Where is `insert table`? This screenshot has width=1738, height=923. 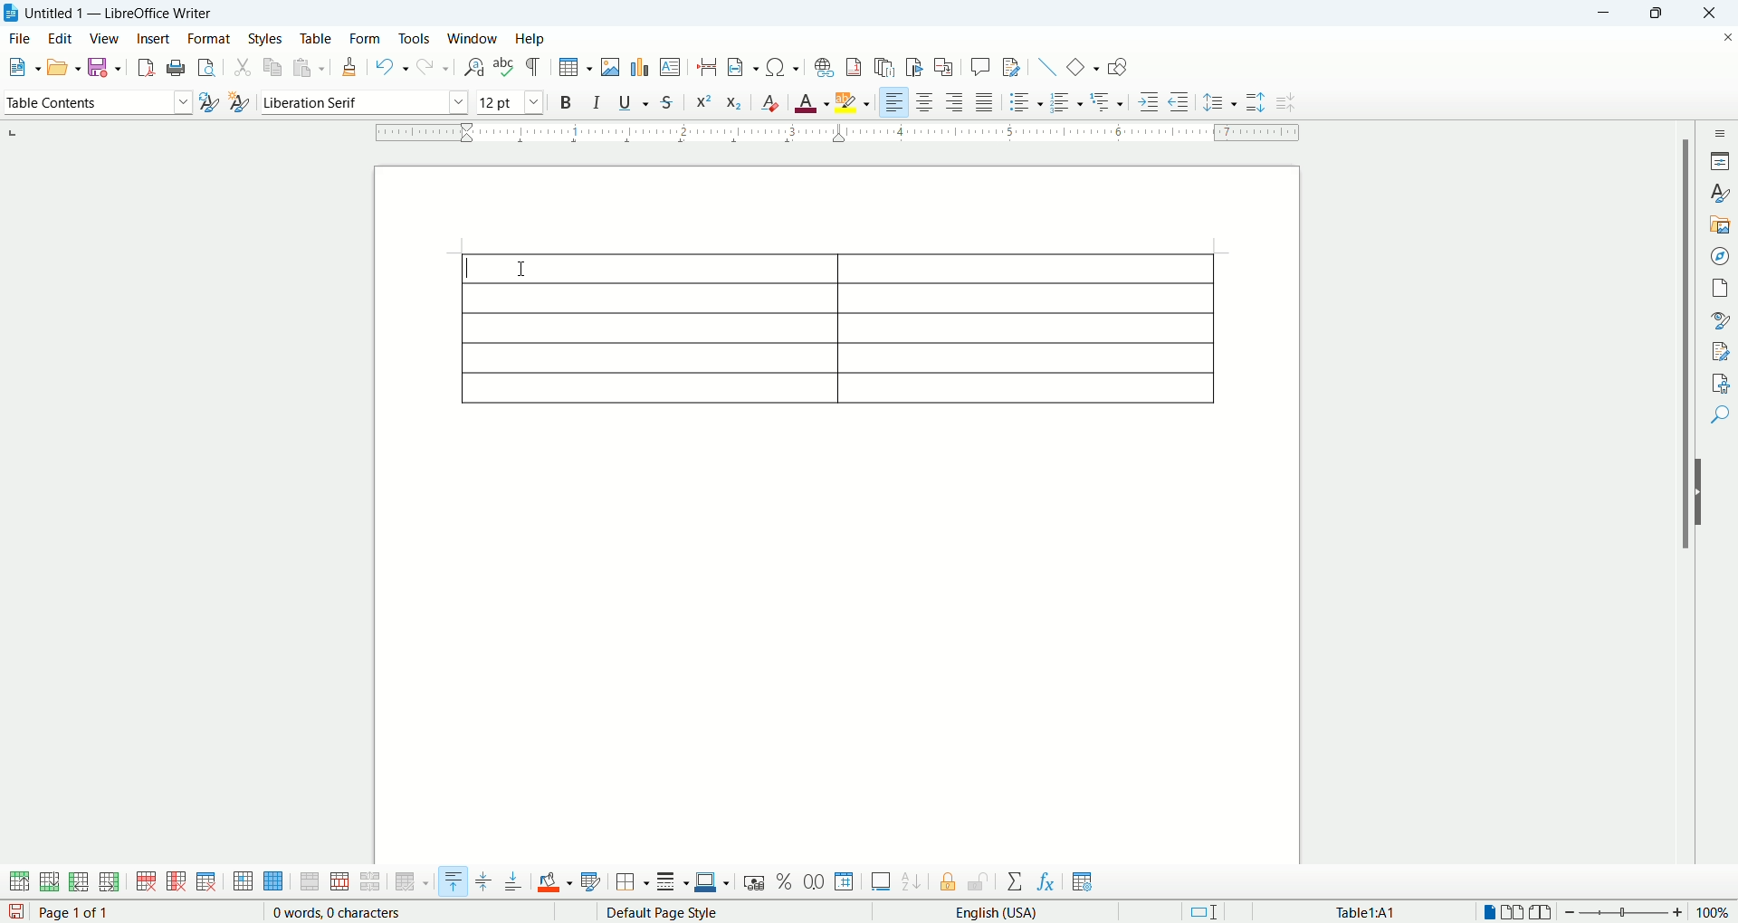
insert table is located at coordinates (576, 67).